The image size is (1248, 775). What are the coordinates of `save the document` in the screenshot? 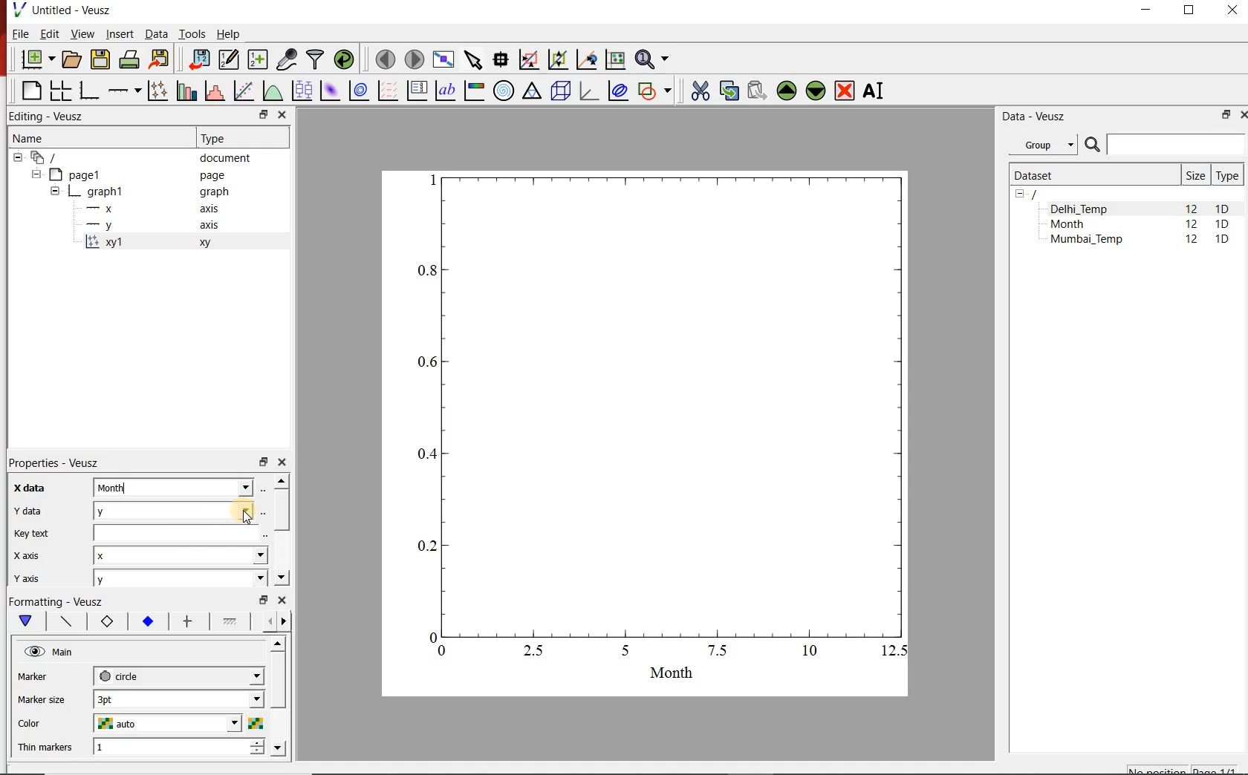 It's located at (100, 60).